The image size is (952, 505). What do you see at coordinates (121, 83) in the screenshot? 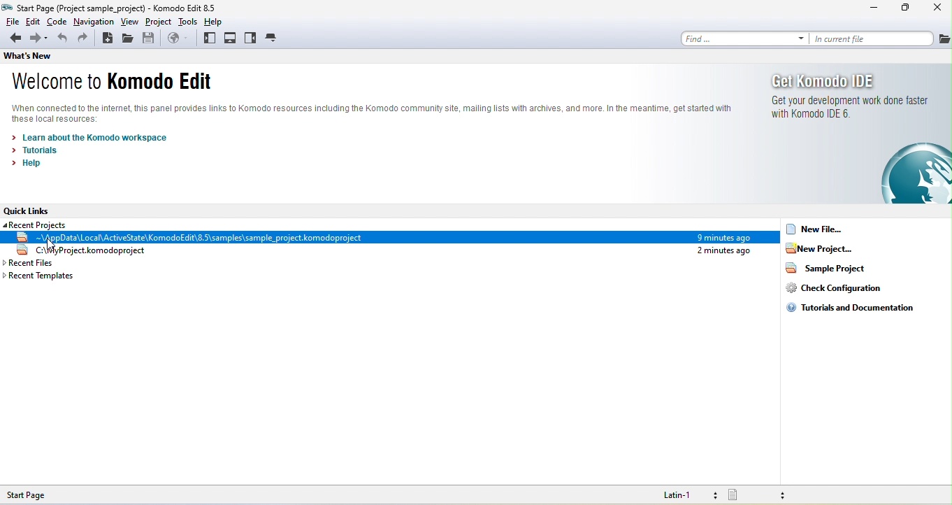
I see `welcome comodo edit` at bounding box center [121, 83].